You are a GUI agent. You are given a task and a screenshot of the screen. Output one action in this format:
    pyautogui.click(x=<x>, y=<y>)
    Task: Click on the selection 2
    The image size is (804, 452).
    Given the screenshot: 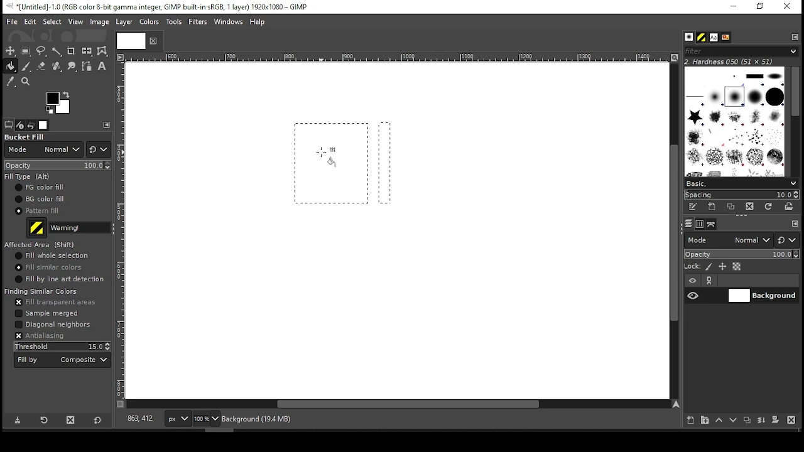 What is the action you would take?
    pyautogui.click(x=384, y=164)
    